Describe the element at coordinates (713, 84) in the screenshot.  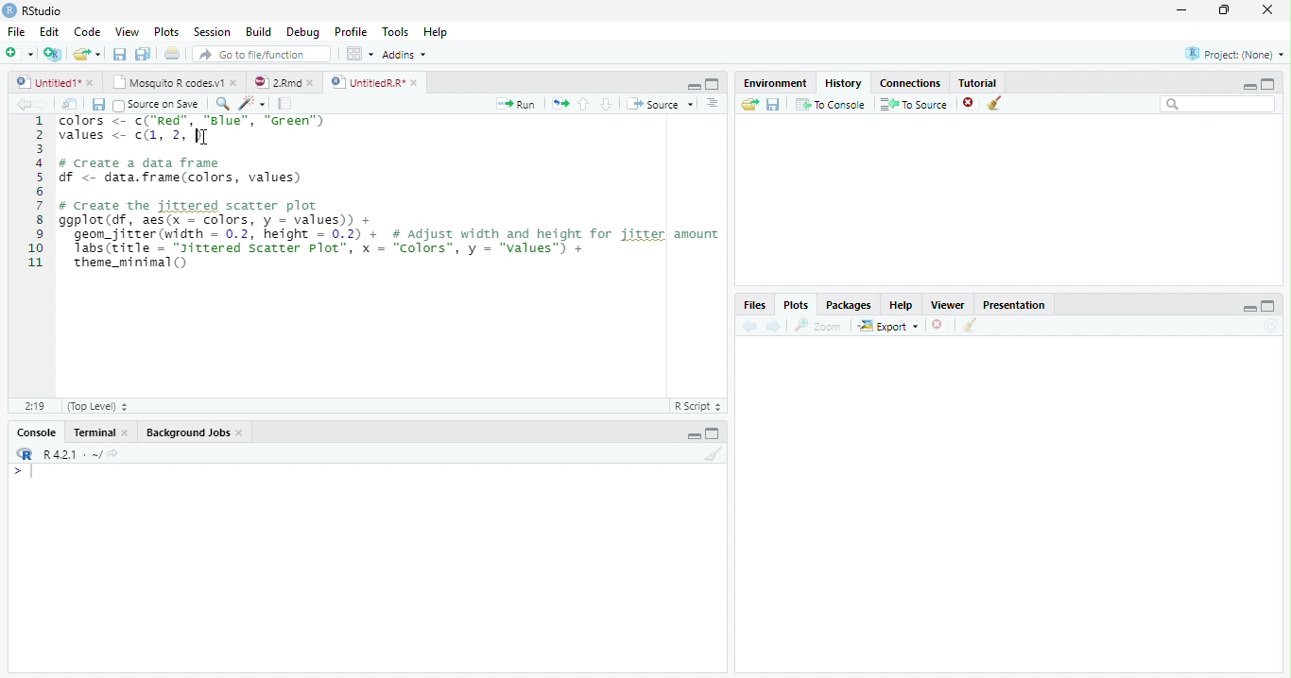
I see `Maximize` at that location.